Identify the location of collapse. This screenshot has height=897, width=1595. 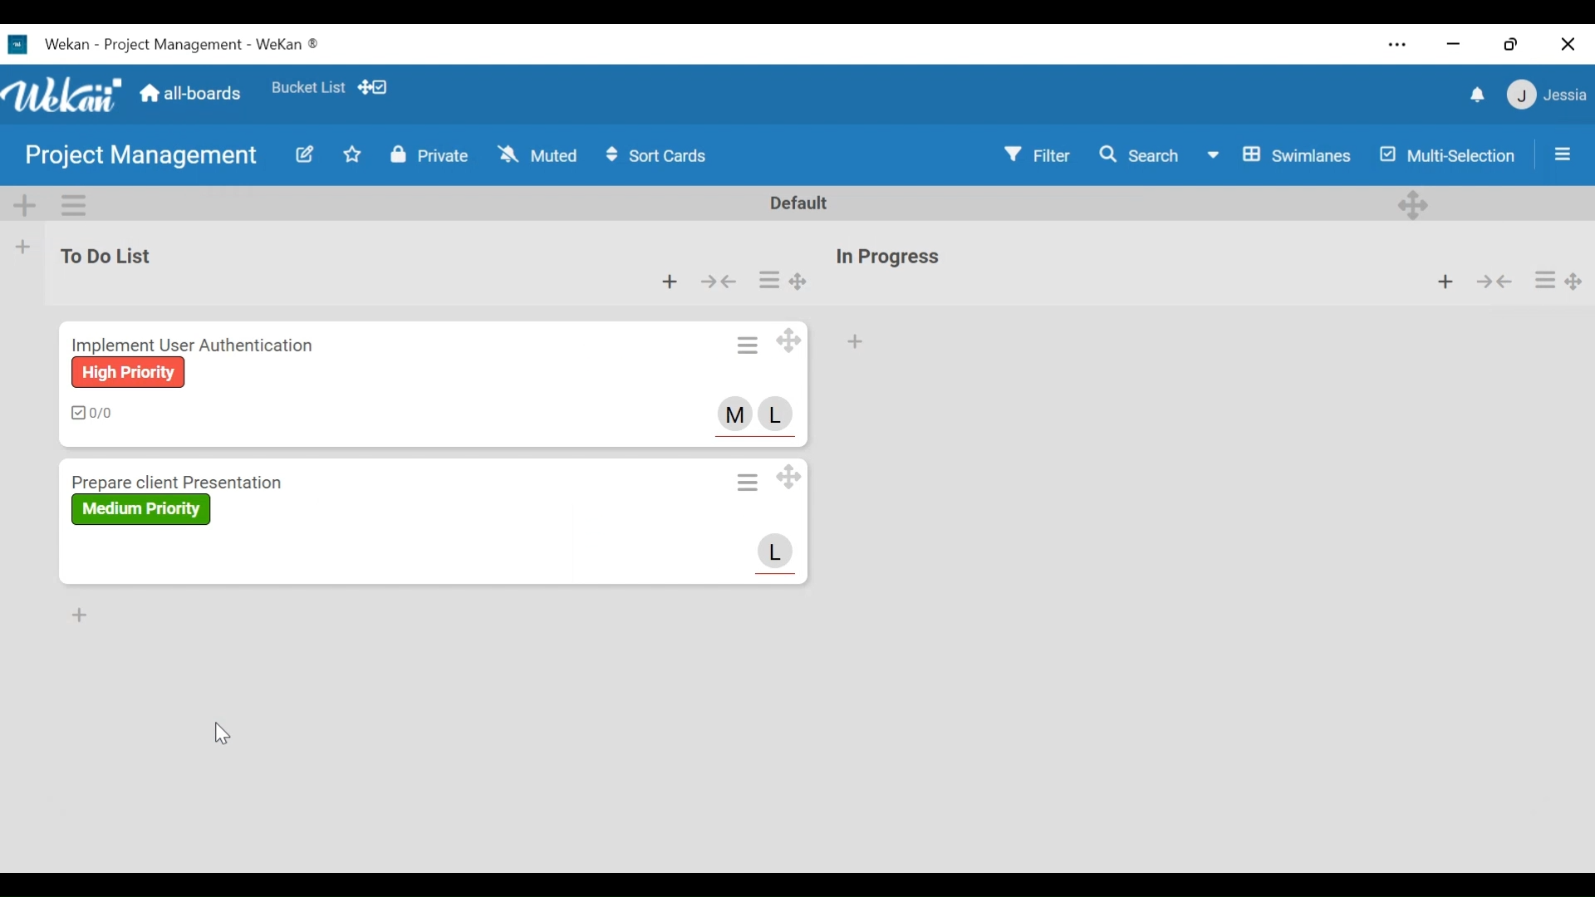
(719, 282).